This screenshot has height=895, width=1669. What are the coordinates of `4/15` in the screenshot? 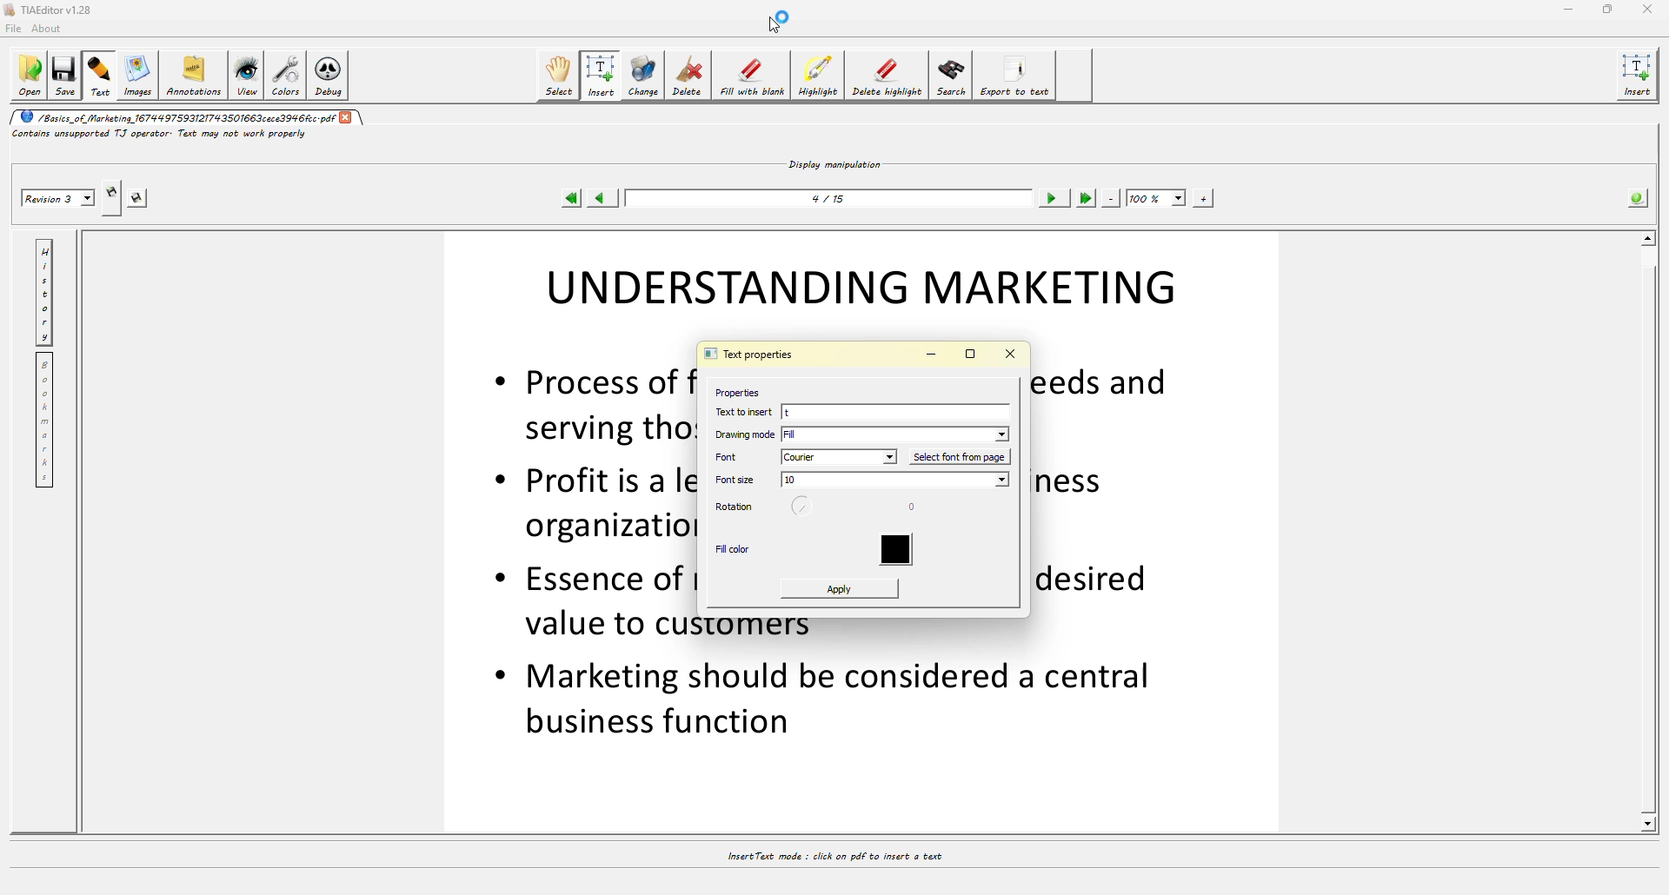 It's located at (833, 197).